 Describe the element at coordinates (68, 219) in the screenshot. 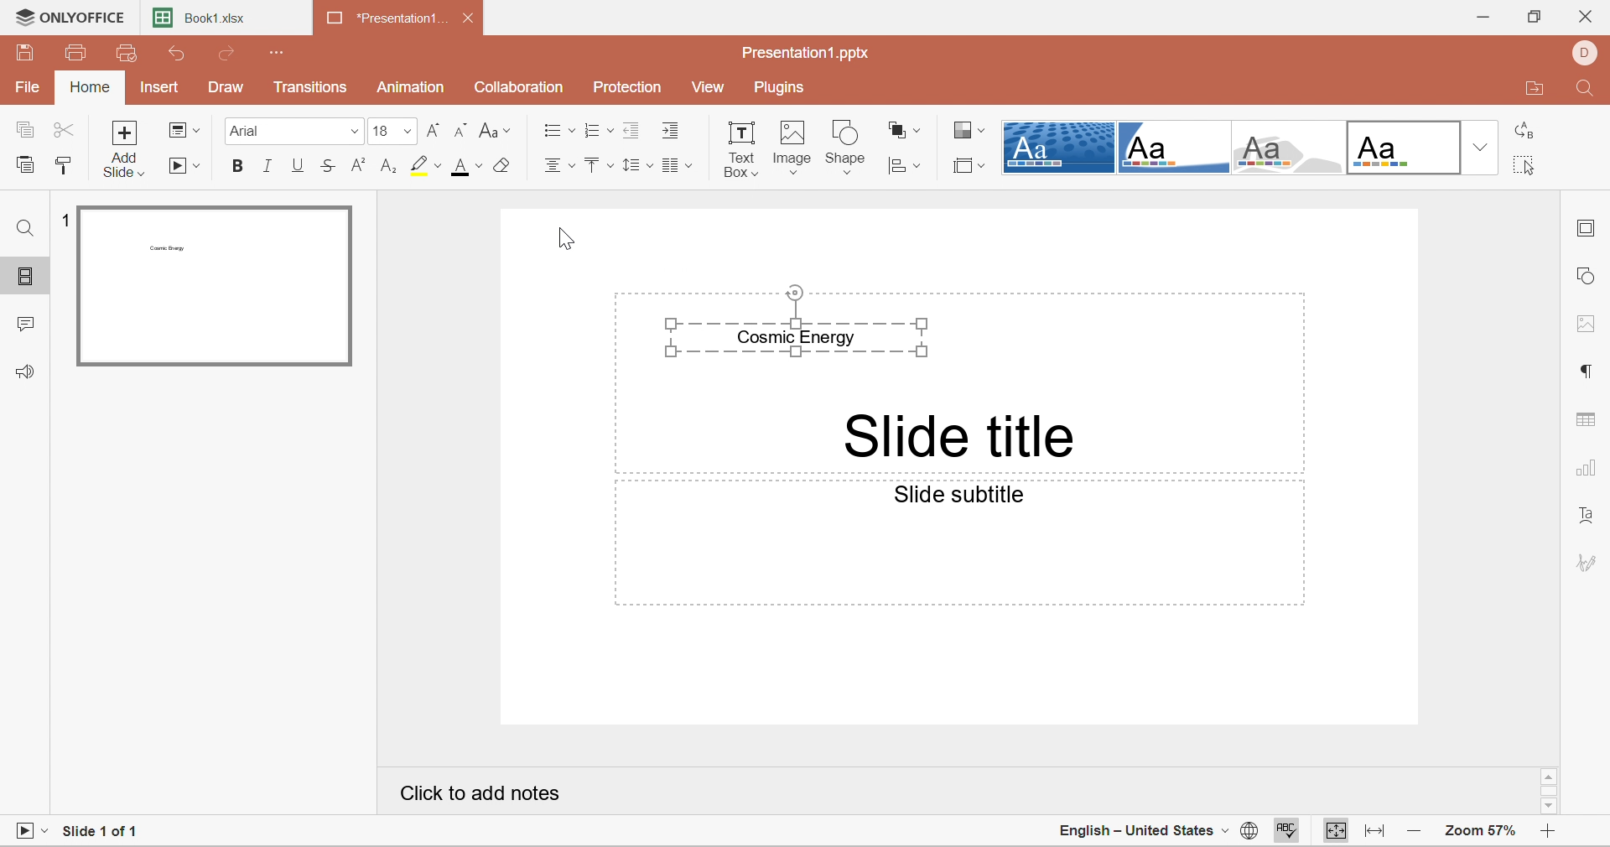

I see `1` at that location.